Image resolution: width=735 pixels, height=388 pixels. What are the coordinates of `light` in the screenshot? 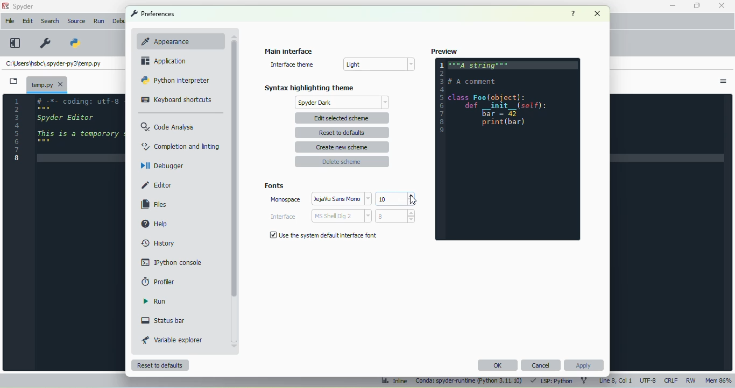 It's located at (378, 64).